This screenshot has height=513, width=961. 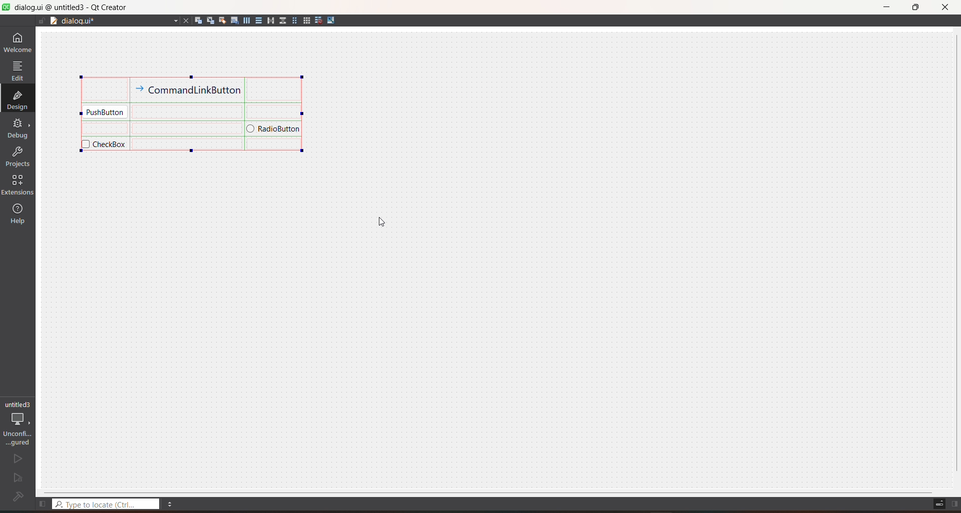 What do you see at coordinates (198, 20) in the screenshot?
I see `edit widgets` at bounding box center [198, 20].